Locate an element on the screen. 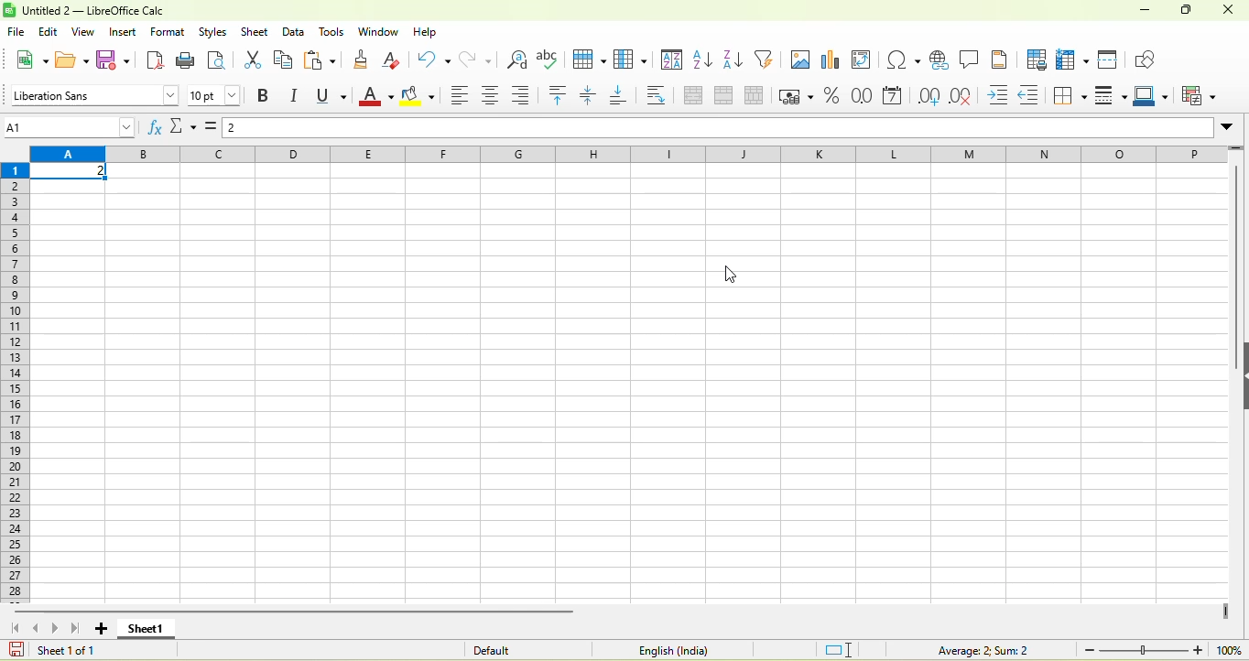  increase indent is located at coordinates (1005, 96).